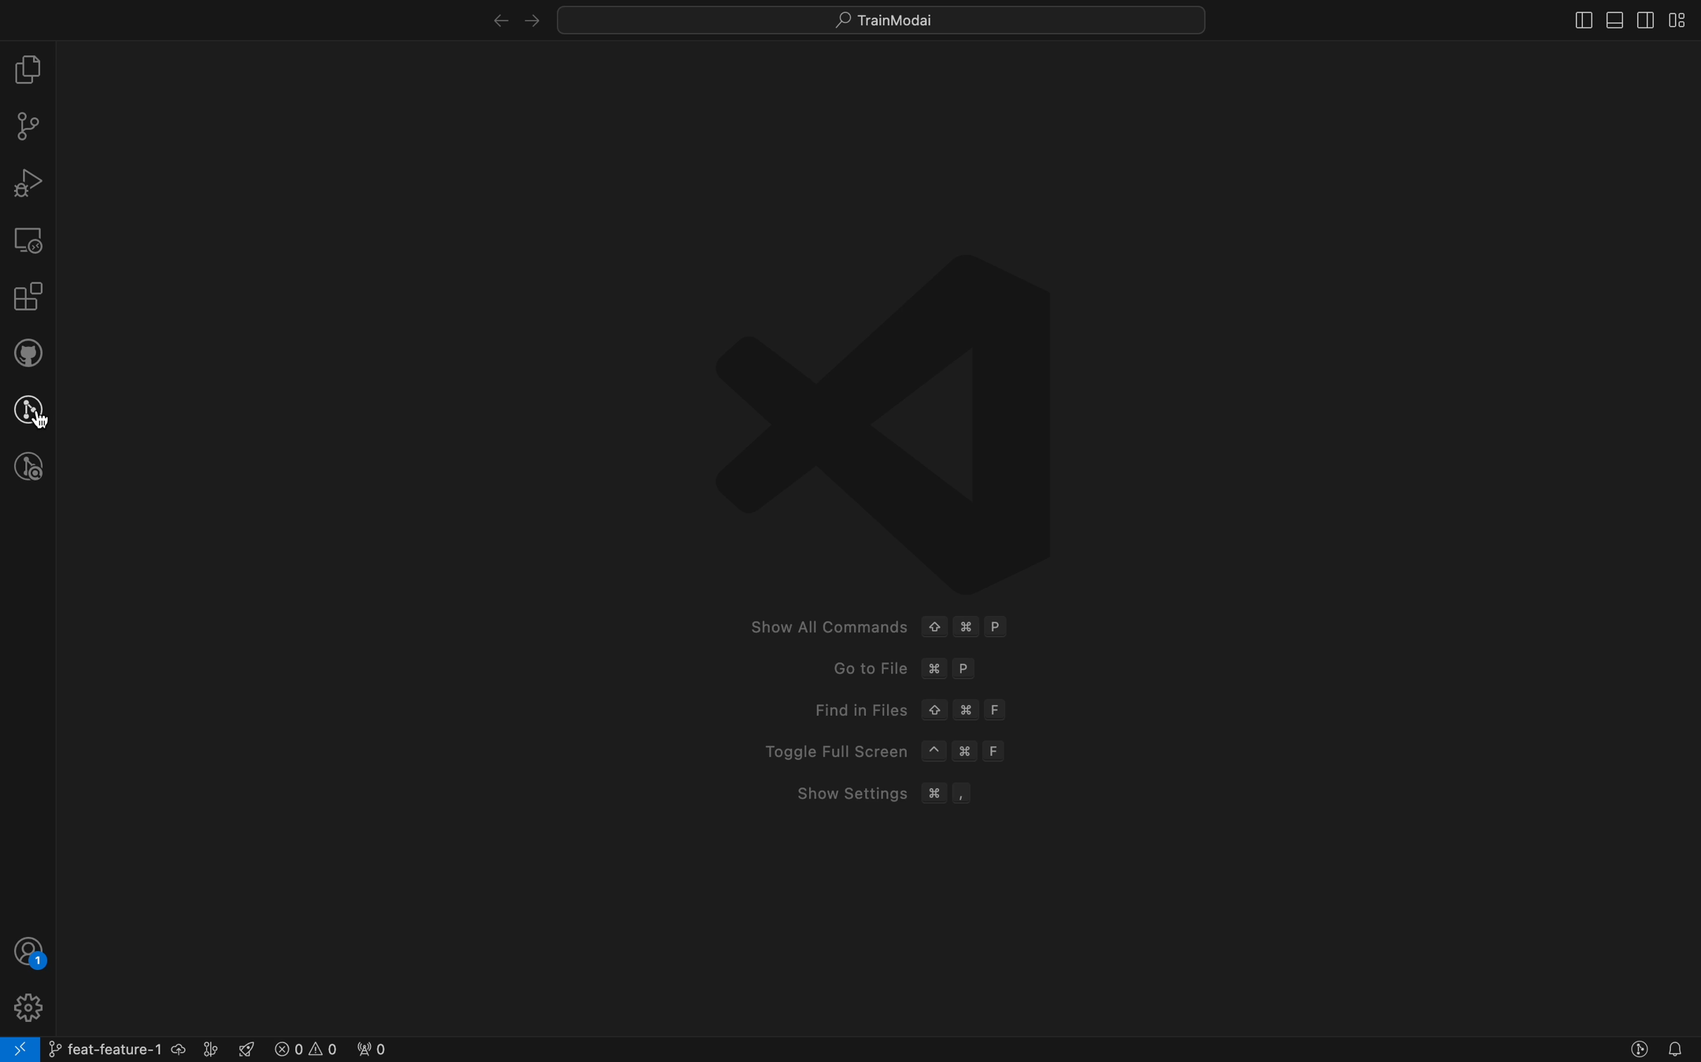 This screenshot has width=1701, height=1062. Describe the element at coordinates (1639, 1049) in the screenshot. I see `gitlens` at that location.